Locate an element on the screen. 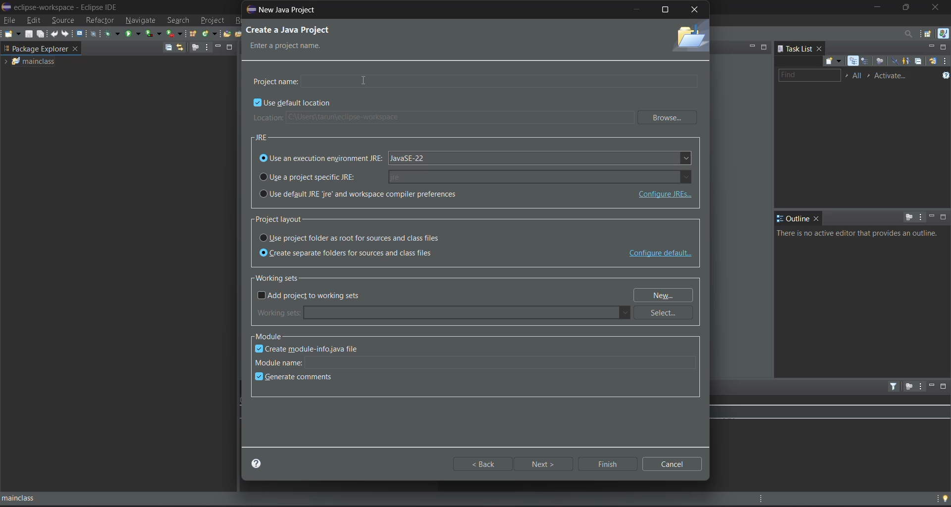 The image size is (951, 507). undo is located at coordinates (55, 33).